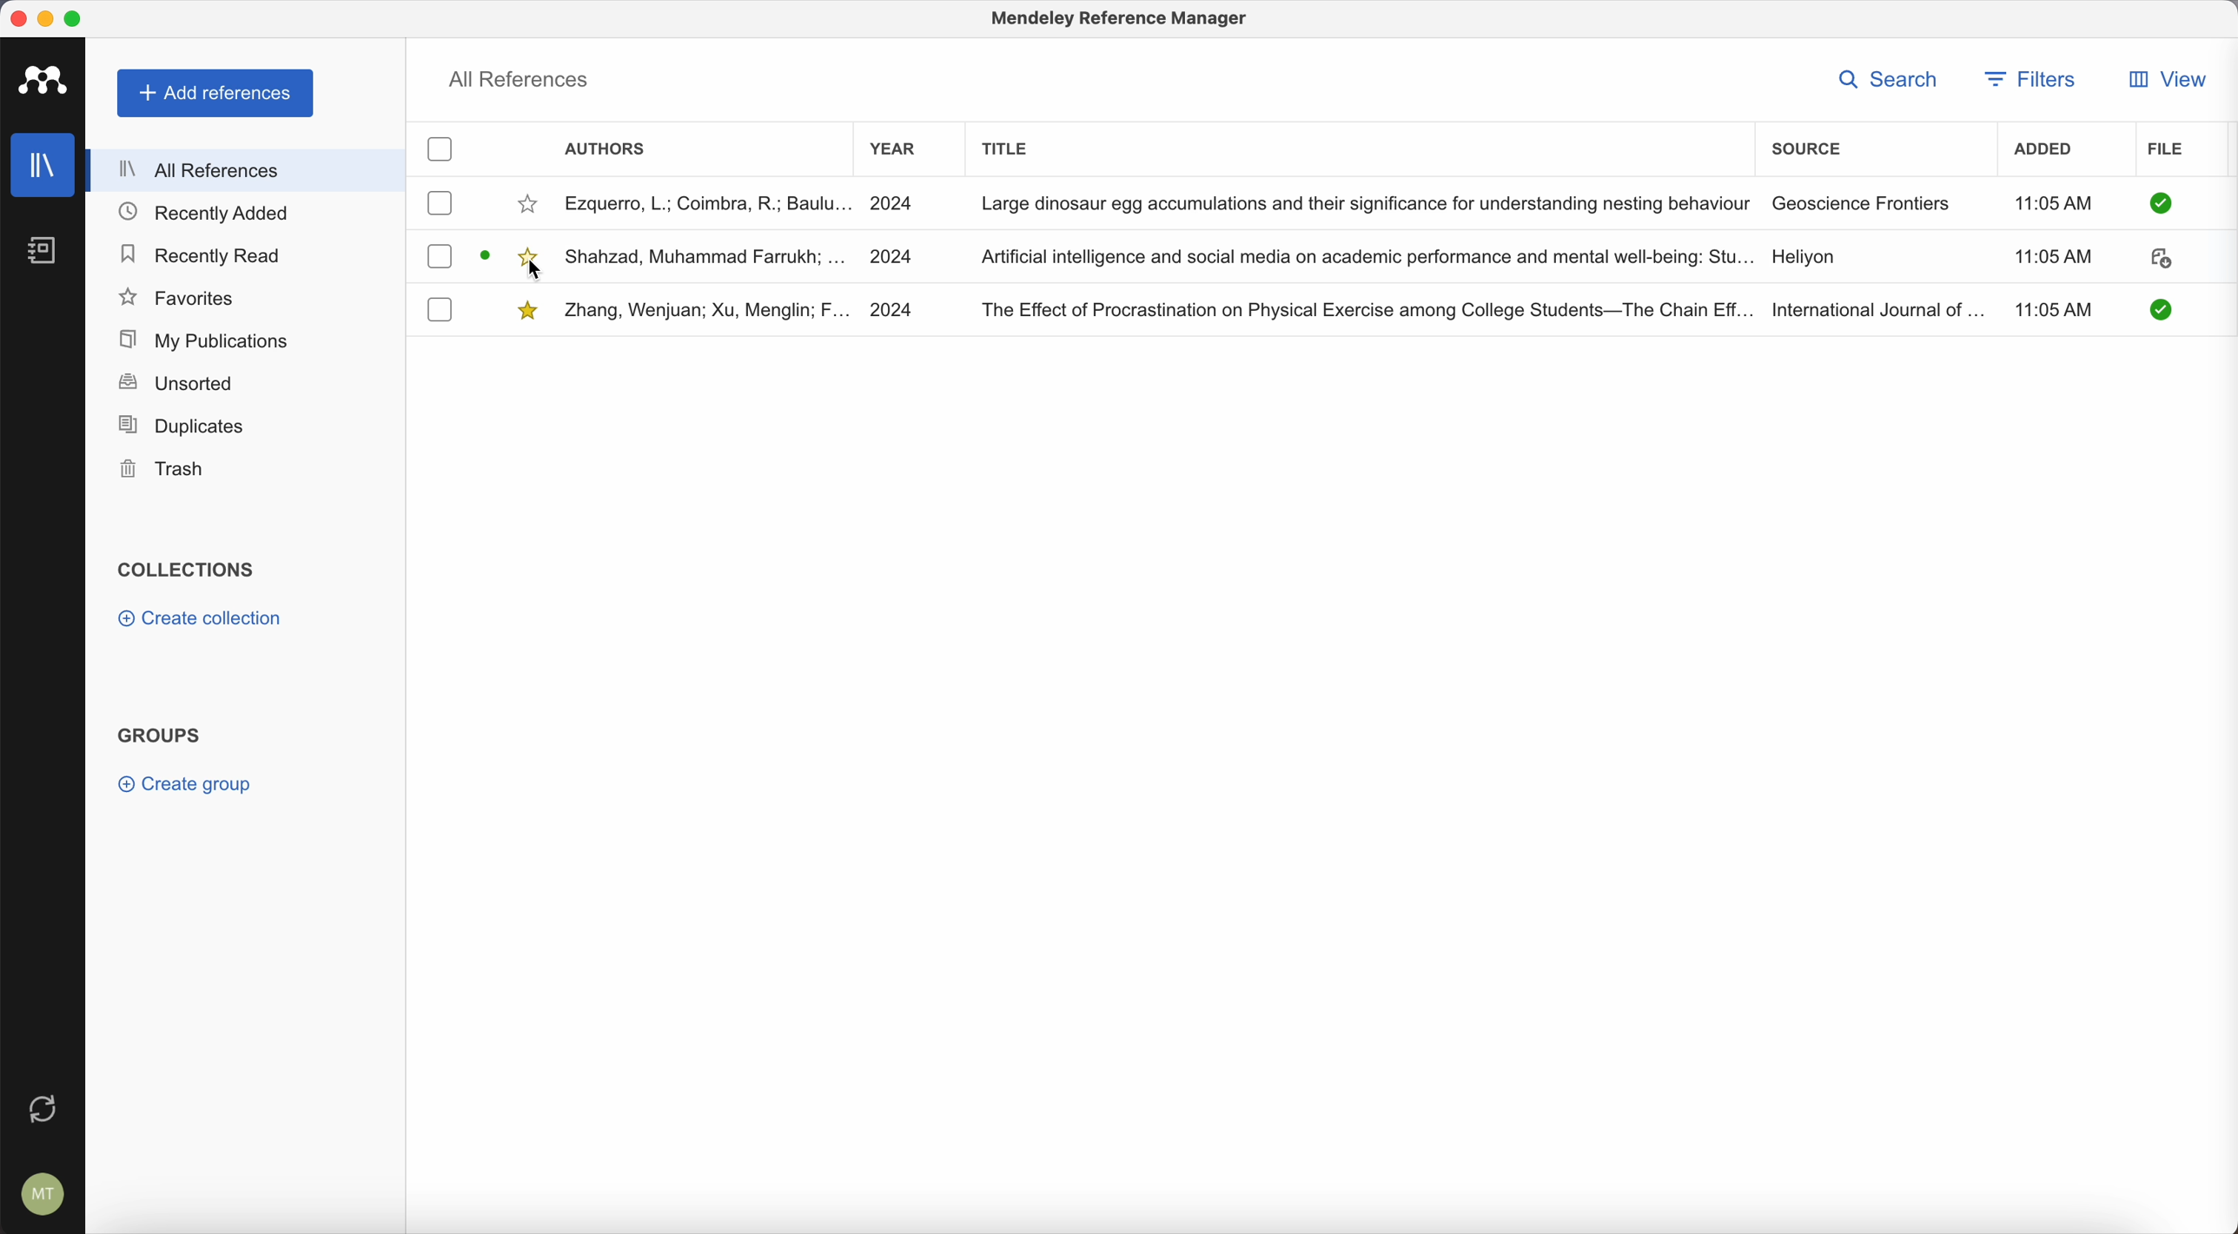 This screenshot has height=1234, width=2238. What do you see at coordinates (2034, 79) in the screenshot?
I see `filters` at bounding box center [2034, 79].